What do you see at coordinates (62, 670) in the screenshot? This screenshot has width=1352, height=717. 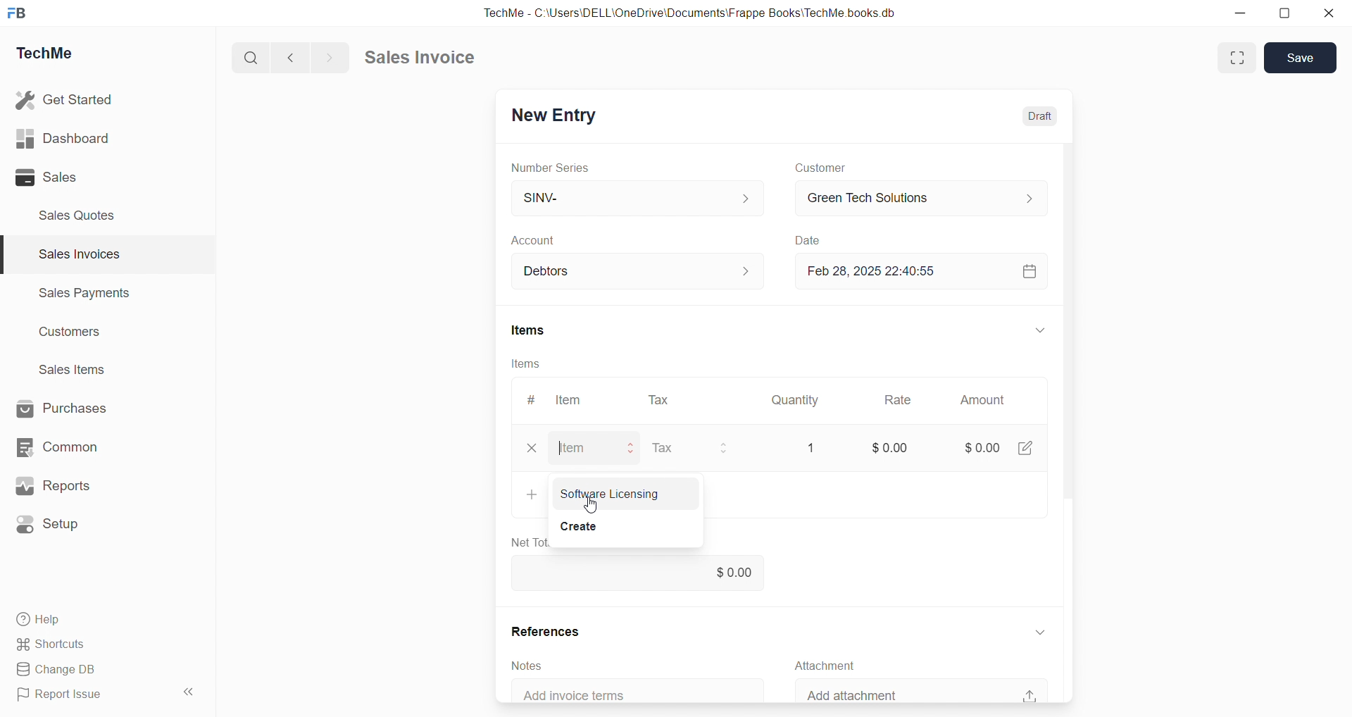 I see `Change DB` at bounding box center [62, 670].